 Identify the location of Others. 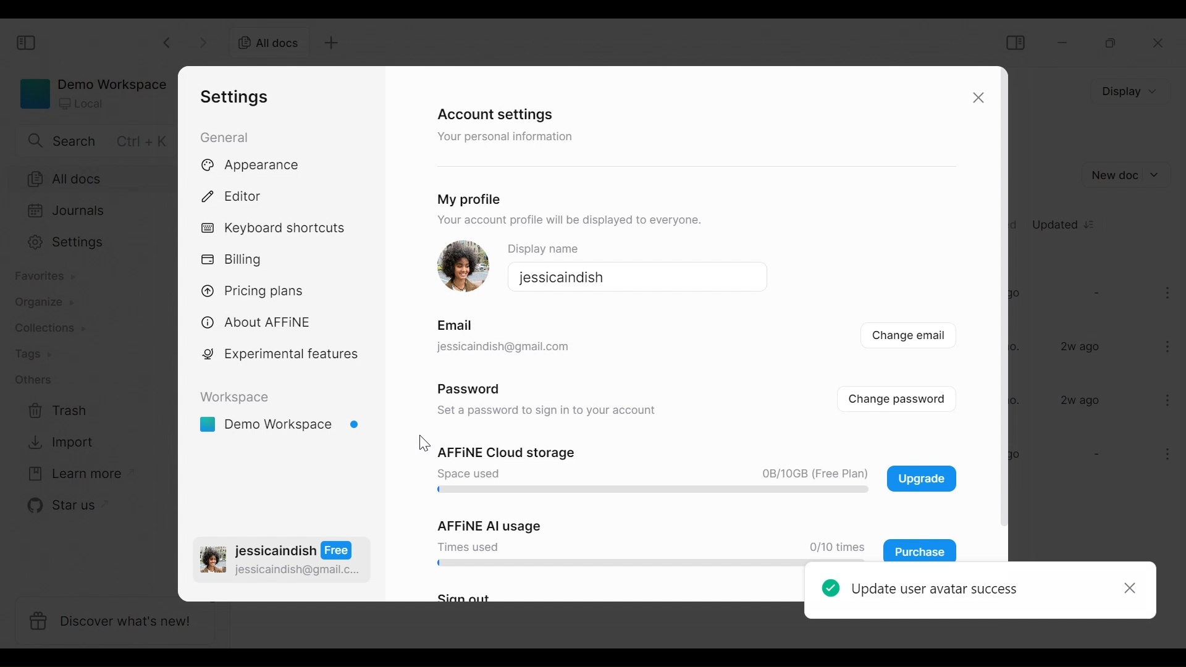
(34, 381).